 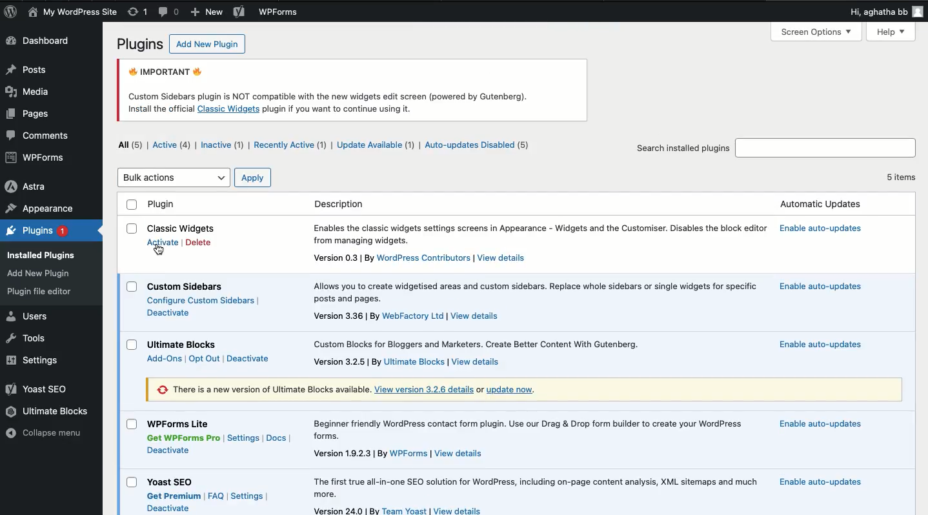 I want to click on Update available , so click(x=376, y=146).